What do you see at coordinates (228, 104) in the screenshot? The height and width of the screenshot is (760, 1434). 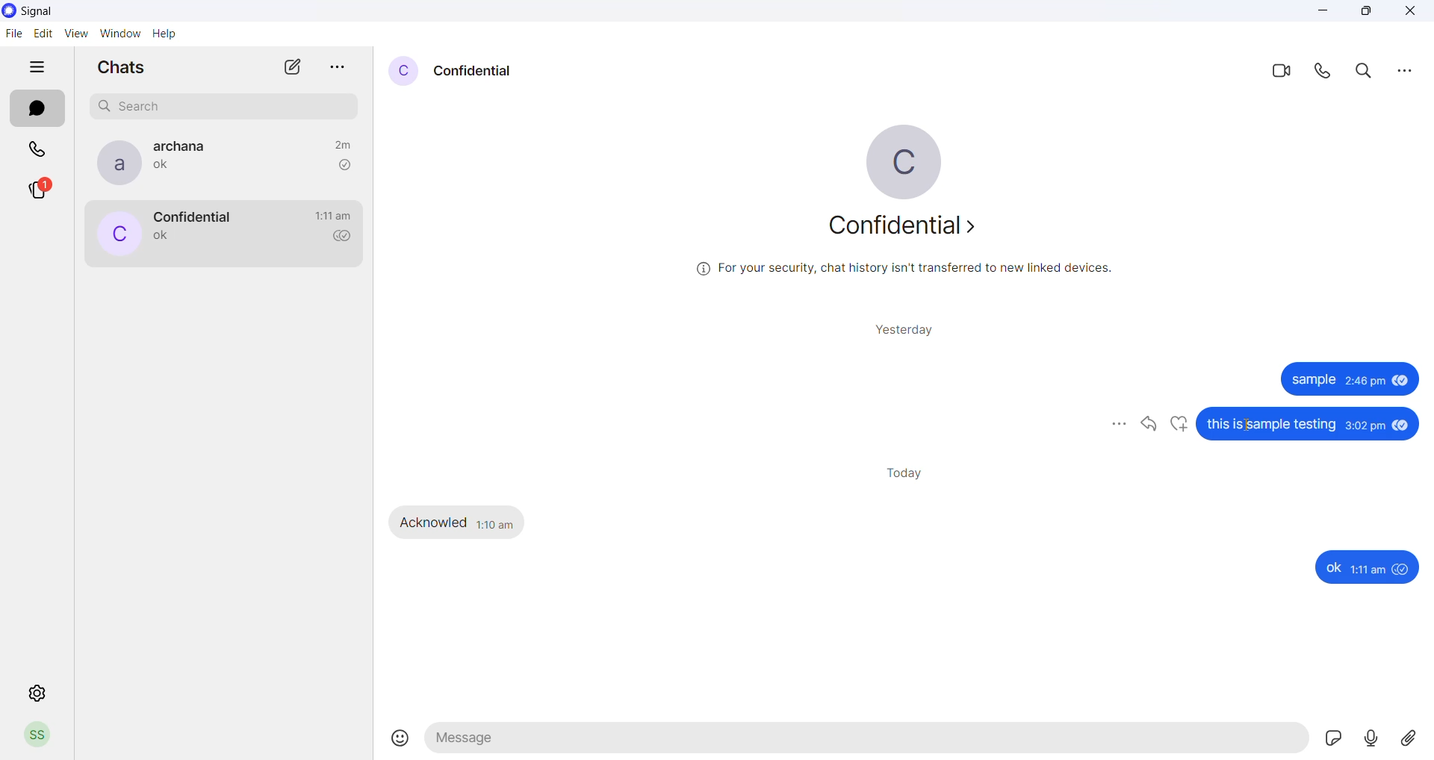 I see `search box` at bounding box center [228, 104].